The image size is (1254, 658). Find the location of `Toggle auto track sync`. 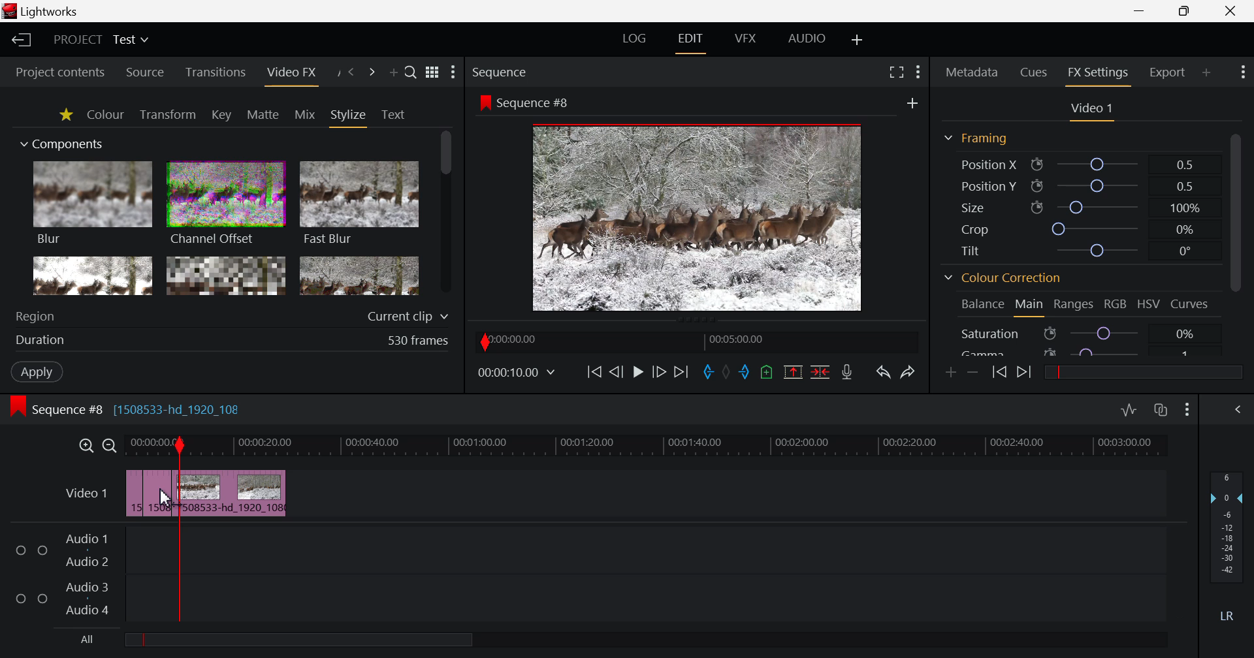

Toggle auto track sync is located at coordinates (1161, 411).